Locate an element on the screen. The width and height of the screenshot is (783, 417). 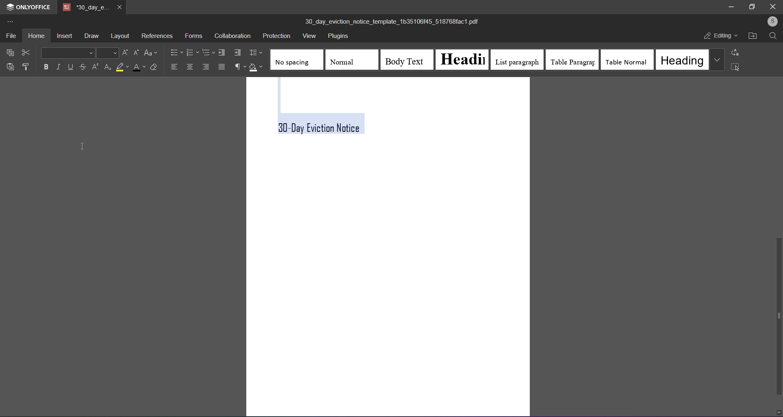
heading is located at coordinates (681, 60).